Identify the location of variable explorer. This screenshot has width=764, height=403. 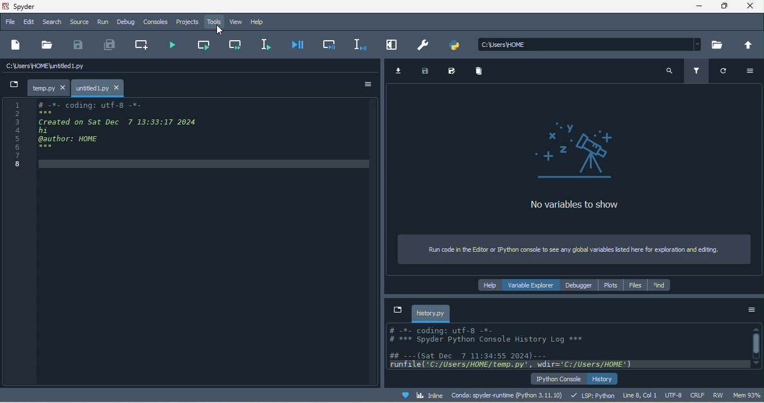
(533, 284).